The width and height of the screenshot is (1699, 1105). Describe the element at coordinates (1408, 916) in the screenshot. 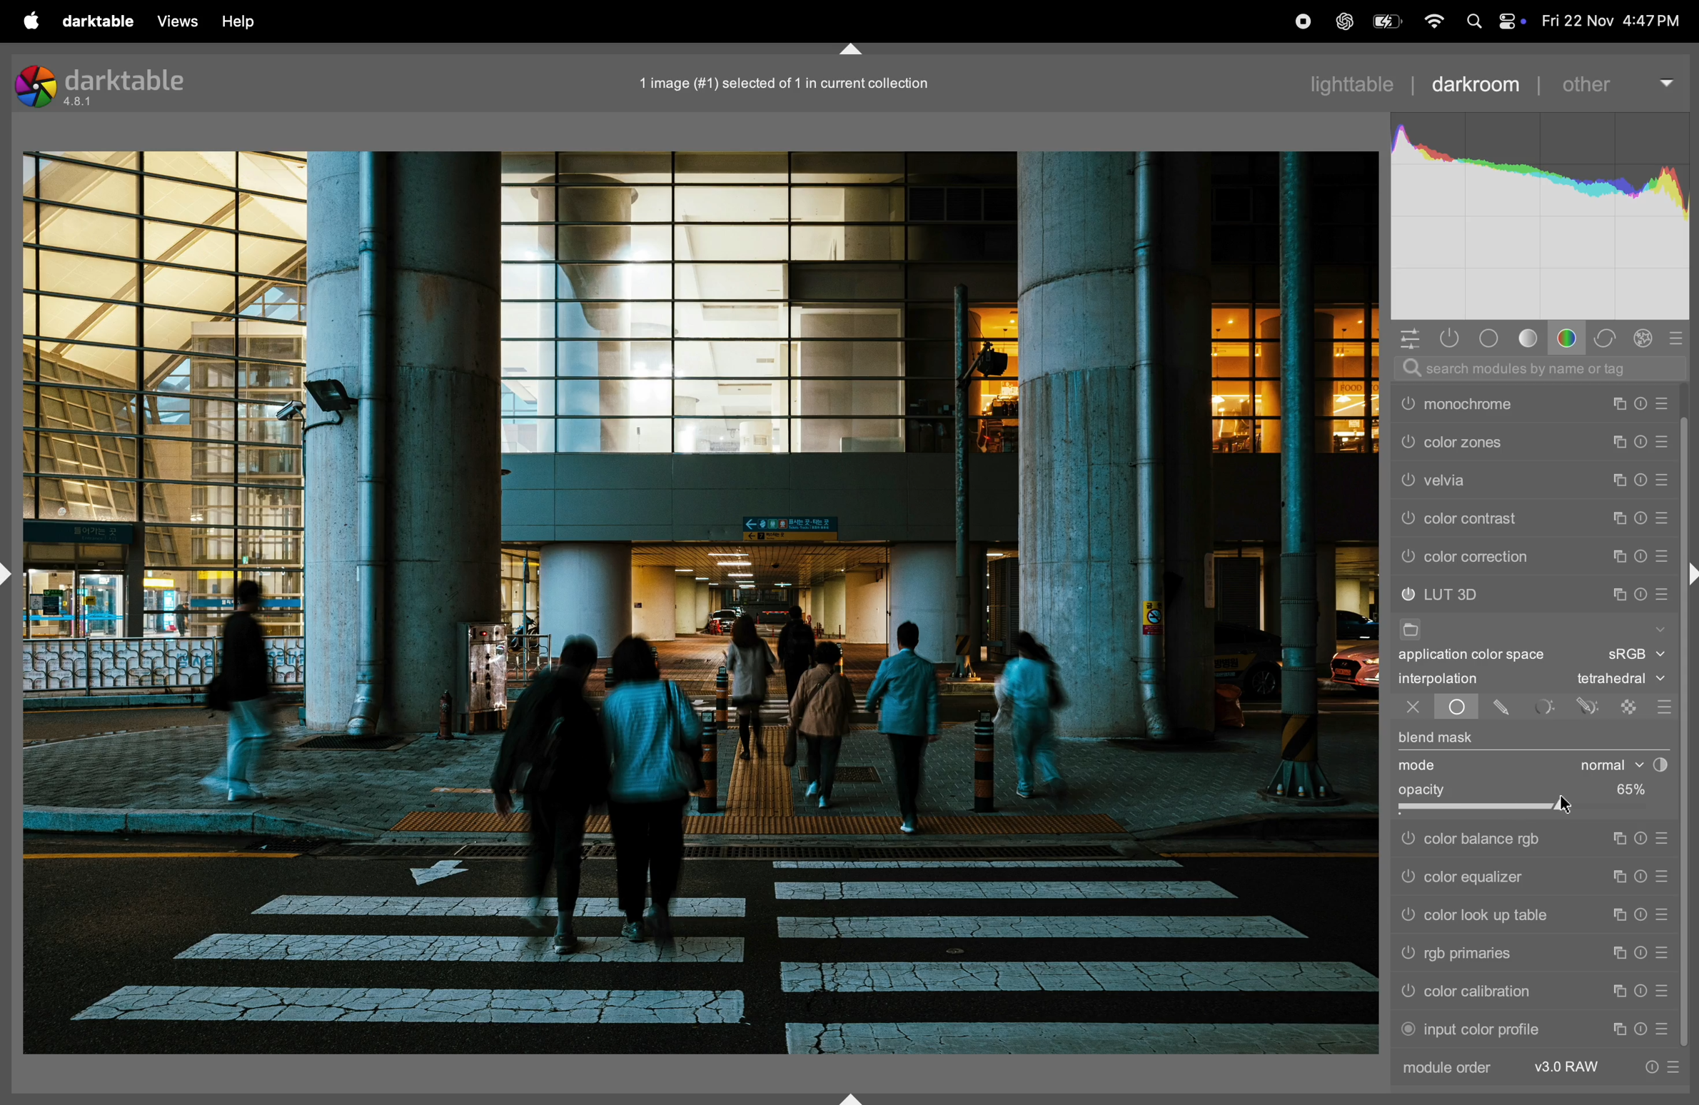

I see `` at that location.